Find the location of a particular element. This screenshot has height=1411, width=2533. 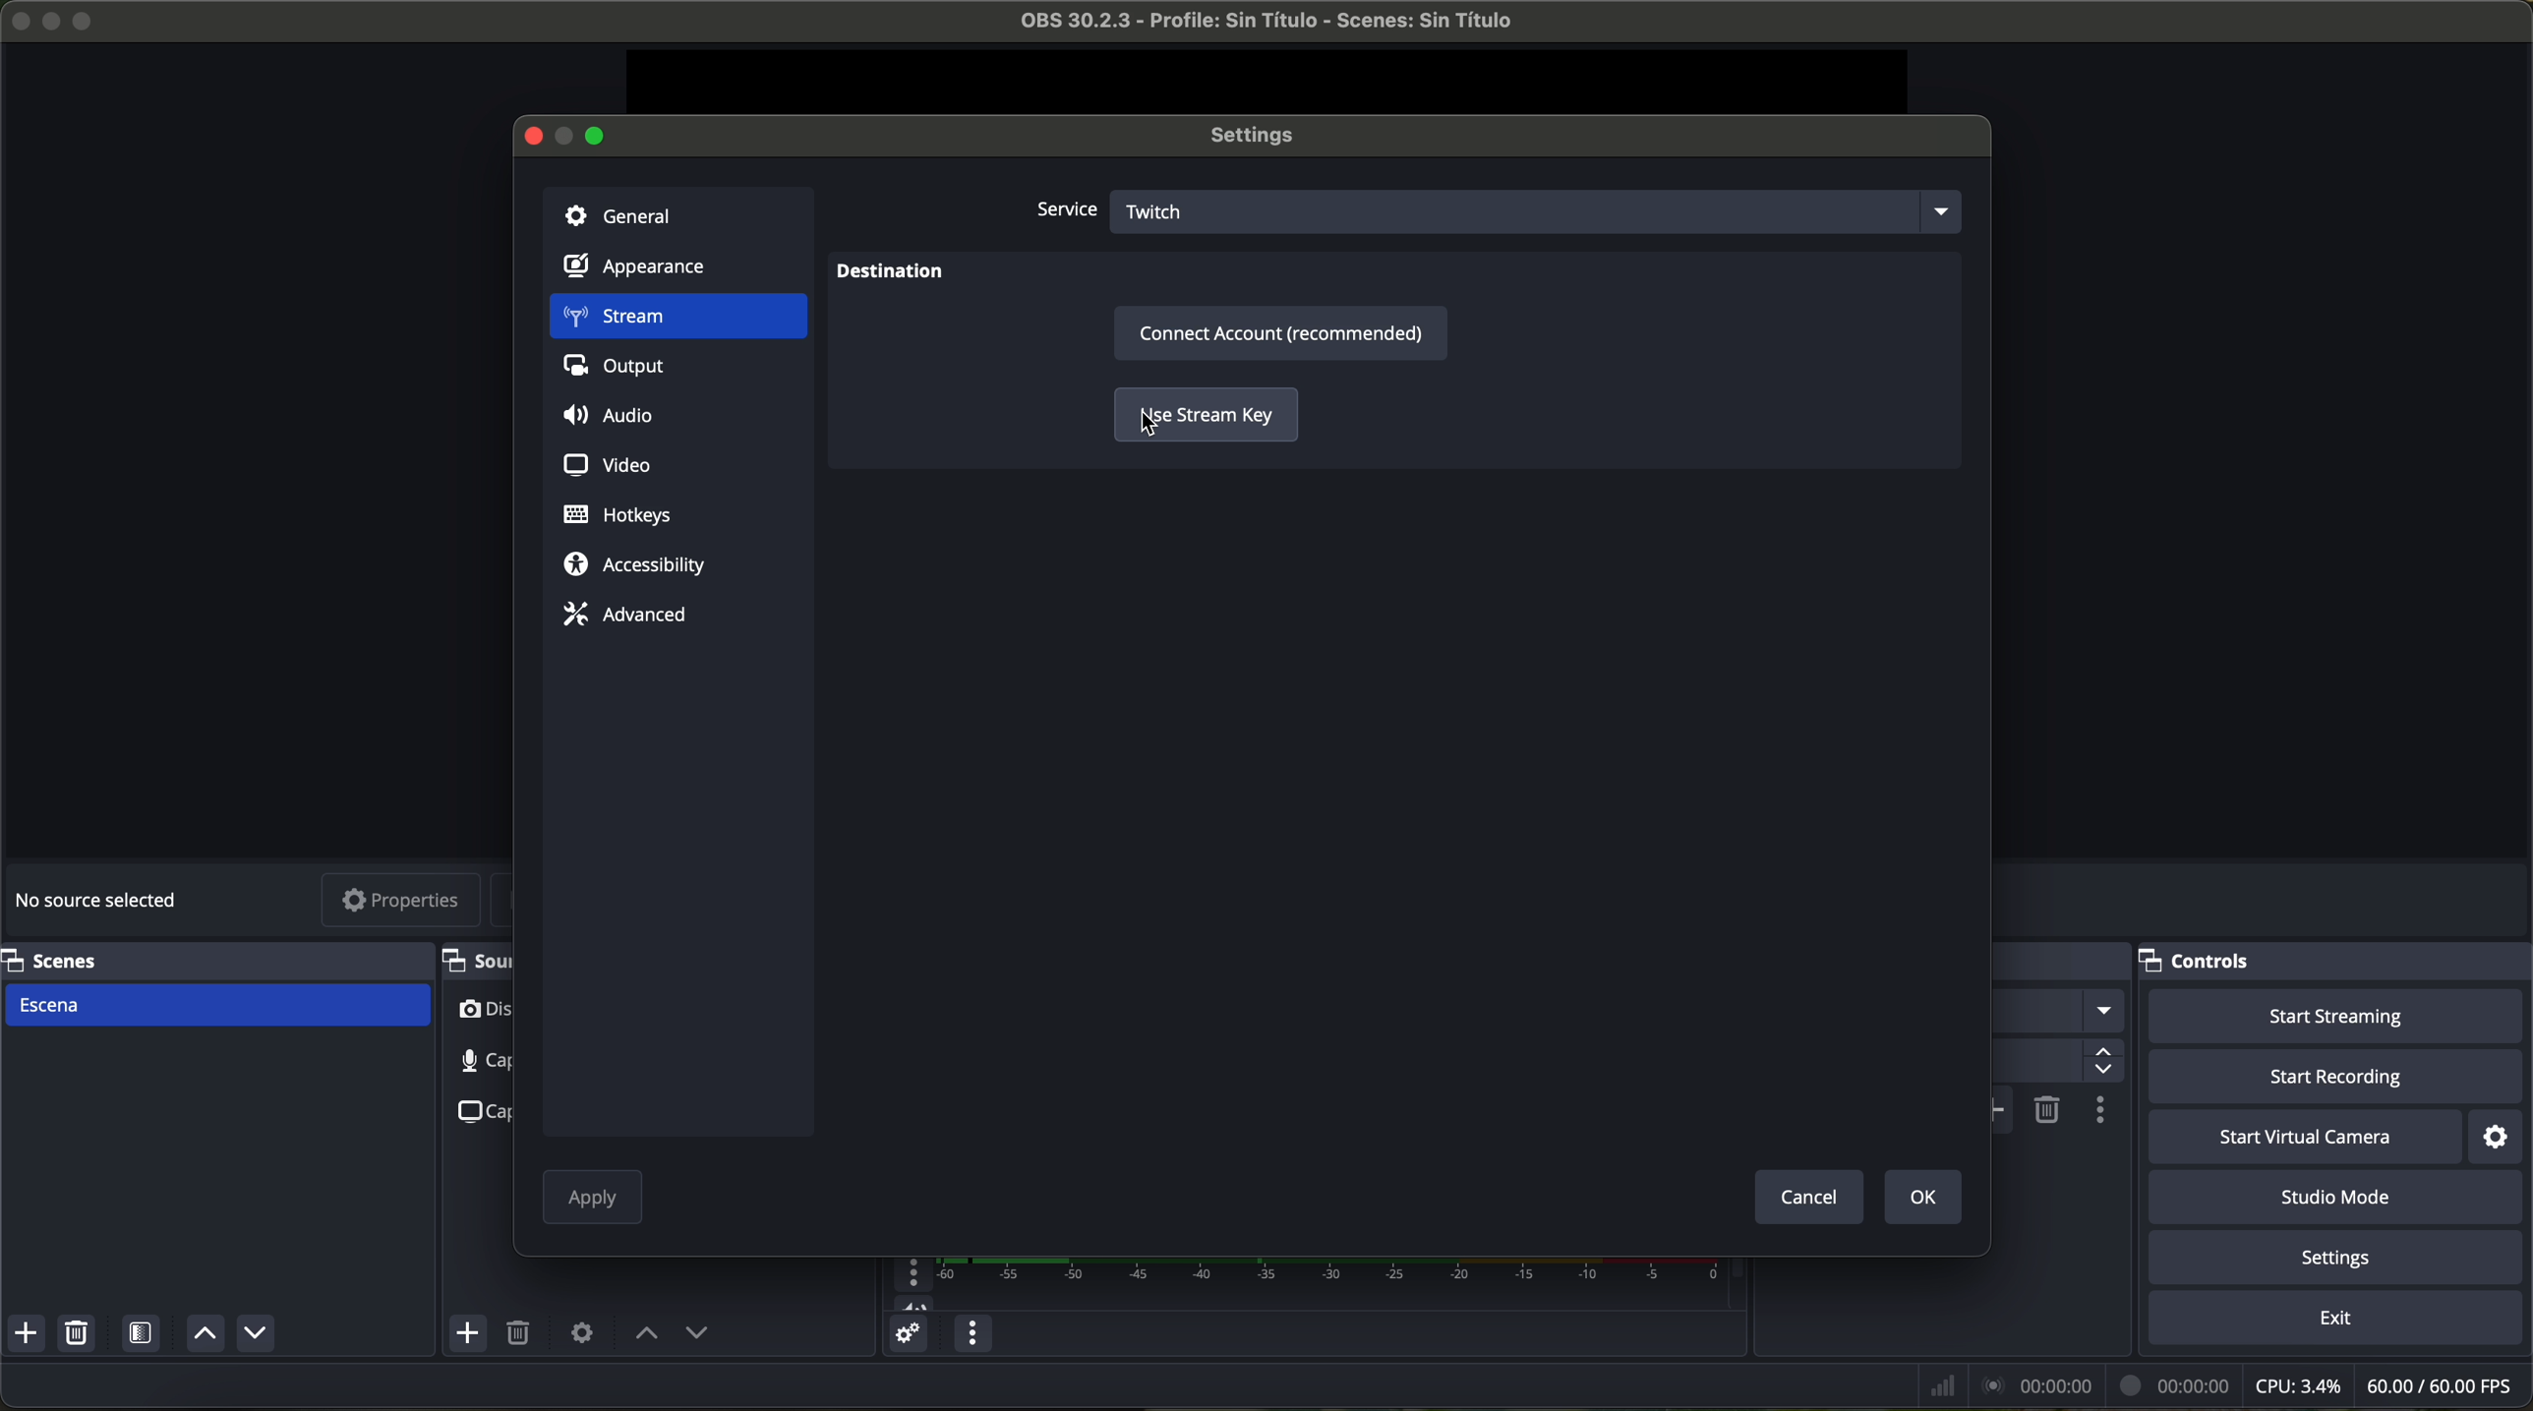

destination is located at coordinates (891, 274).